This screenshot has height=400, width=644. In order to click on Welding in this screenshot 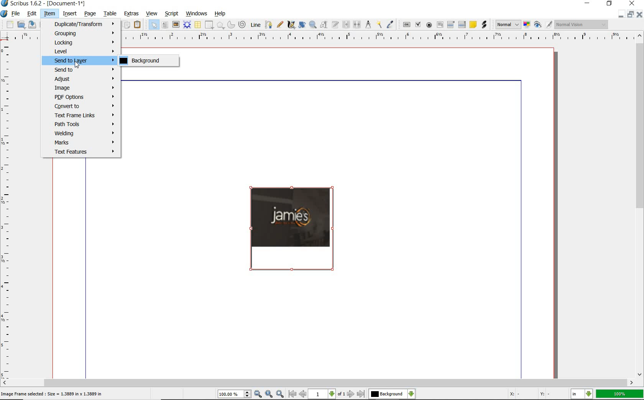, I will do `click(82, 133)`.